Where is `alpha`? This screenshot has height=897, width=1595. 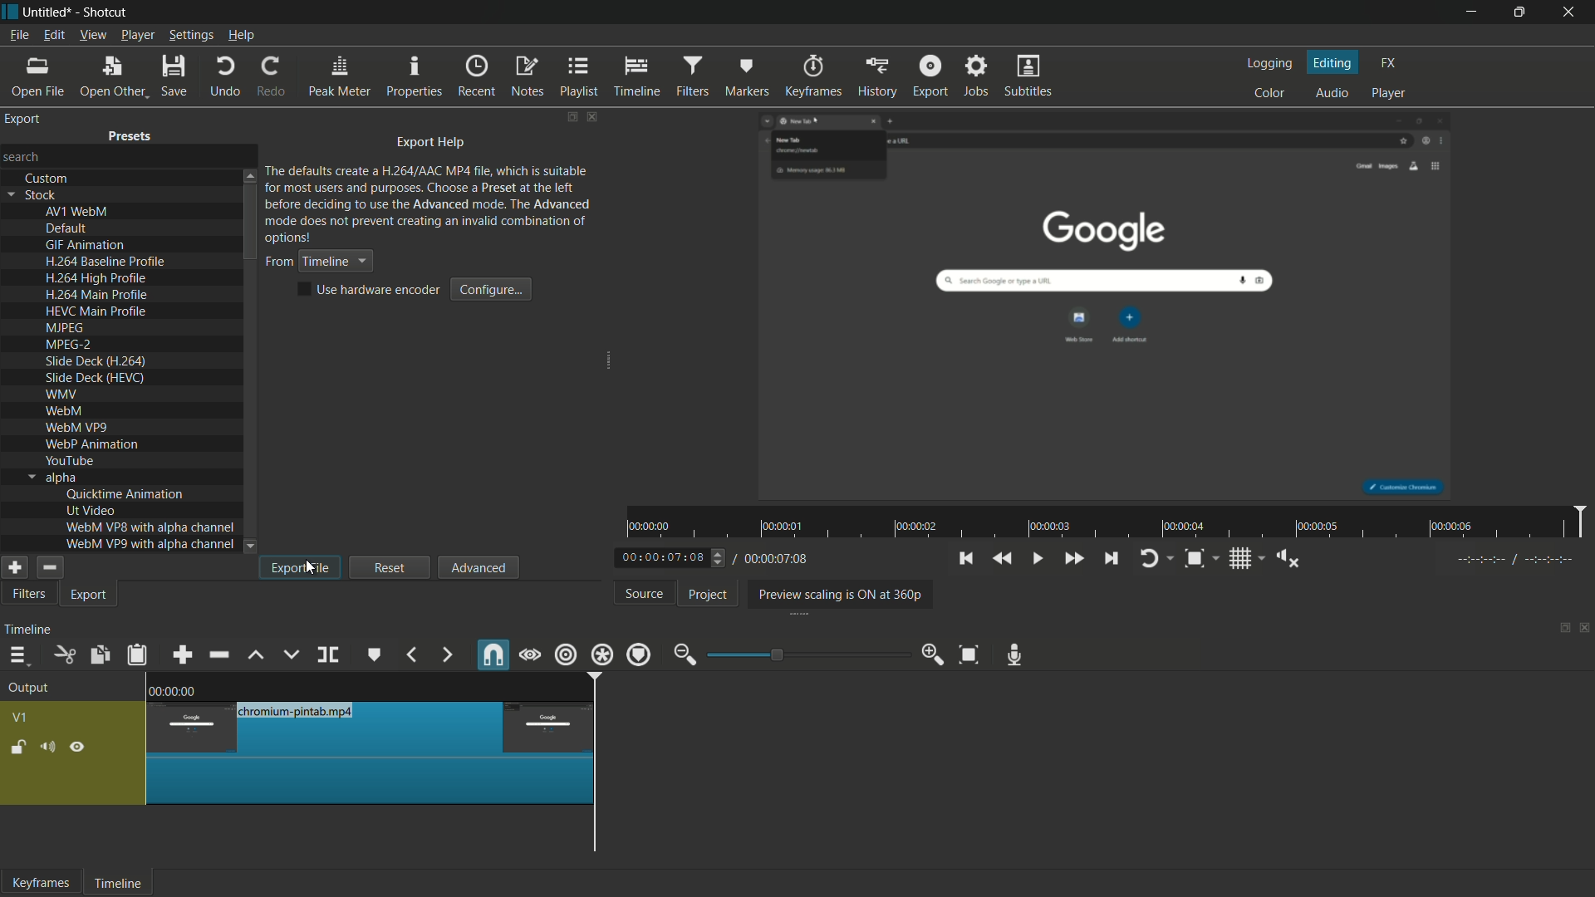 alpha is located at coordinates (63, 478).